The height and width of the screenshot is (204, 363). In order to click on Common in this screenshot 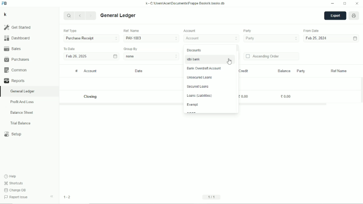, I will do `click(15, 70)`.